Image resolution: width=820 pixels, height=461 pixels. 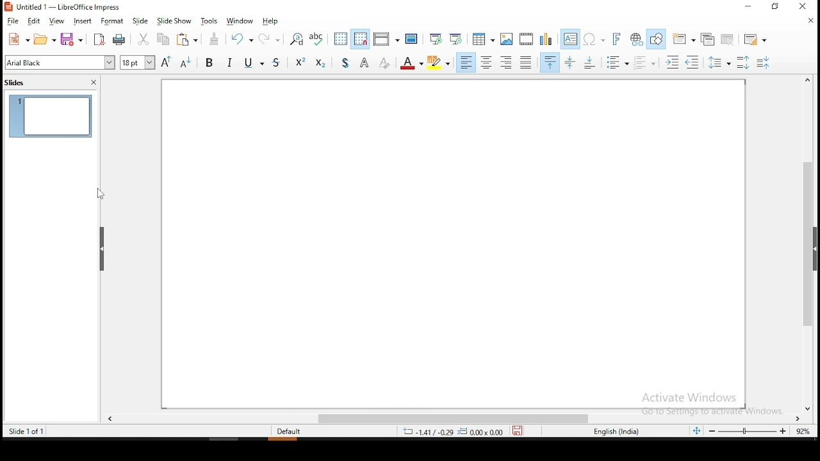 What do you see at coordinates (300, 63) in the screenshot?
I see `superscript` at bounding box center [300, 63].